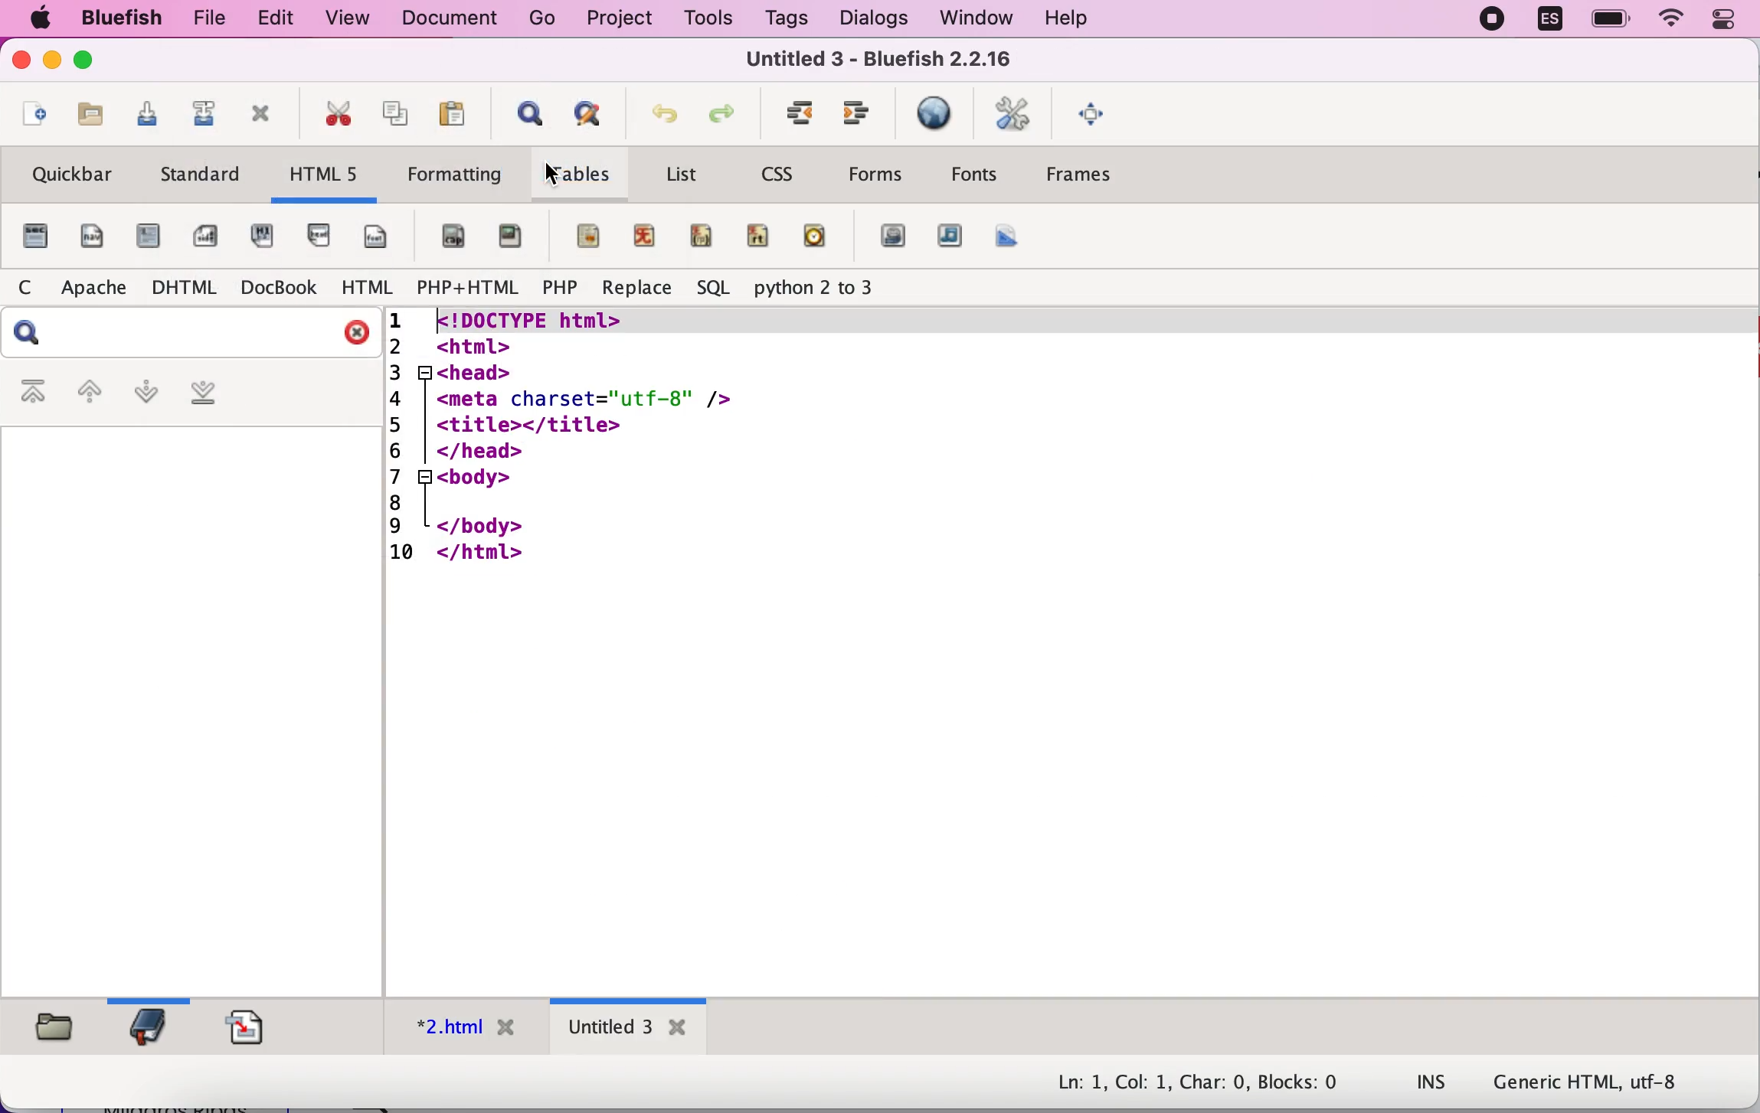 The height and width of the screenshot is (1113, 1760). What do you see at coordinates (581, 238) in the screenshot?
I see `ruby mark` at bounding box center [581, 238].